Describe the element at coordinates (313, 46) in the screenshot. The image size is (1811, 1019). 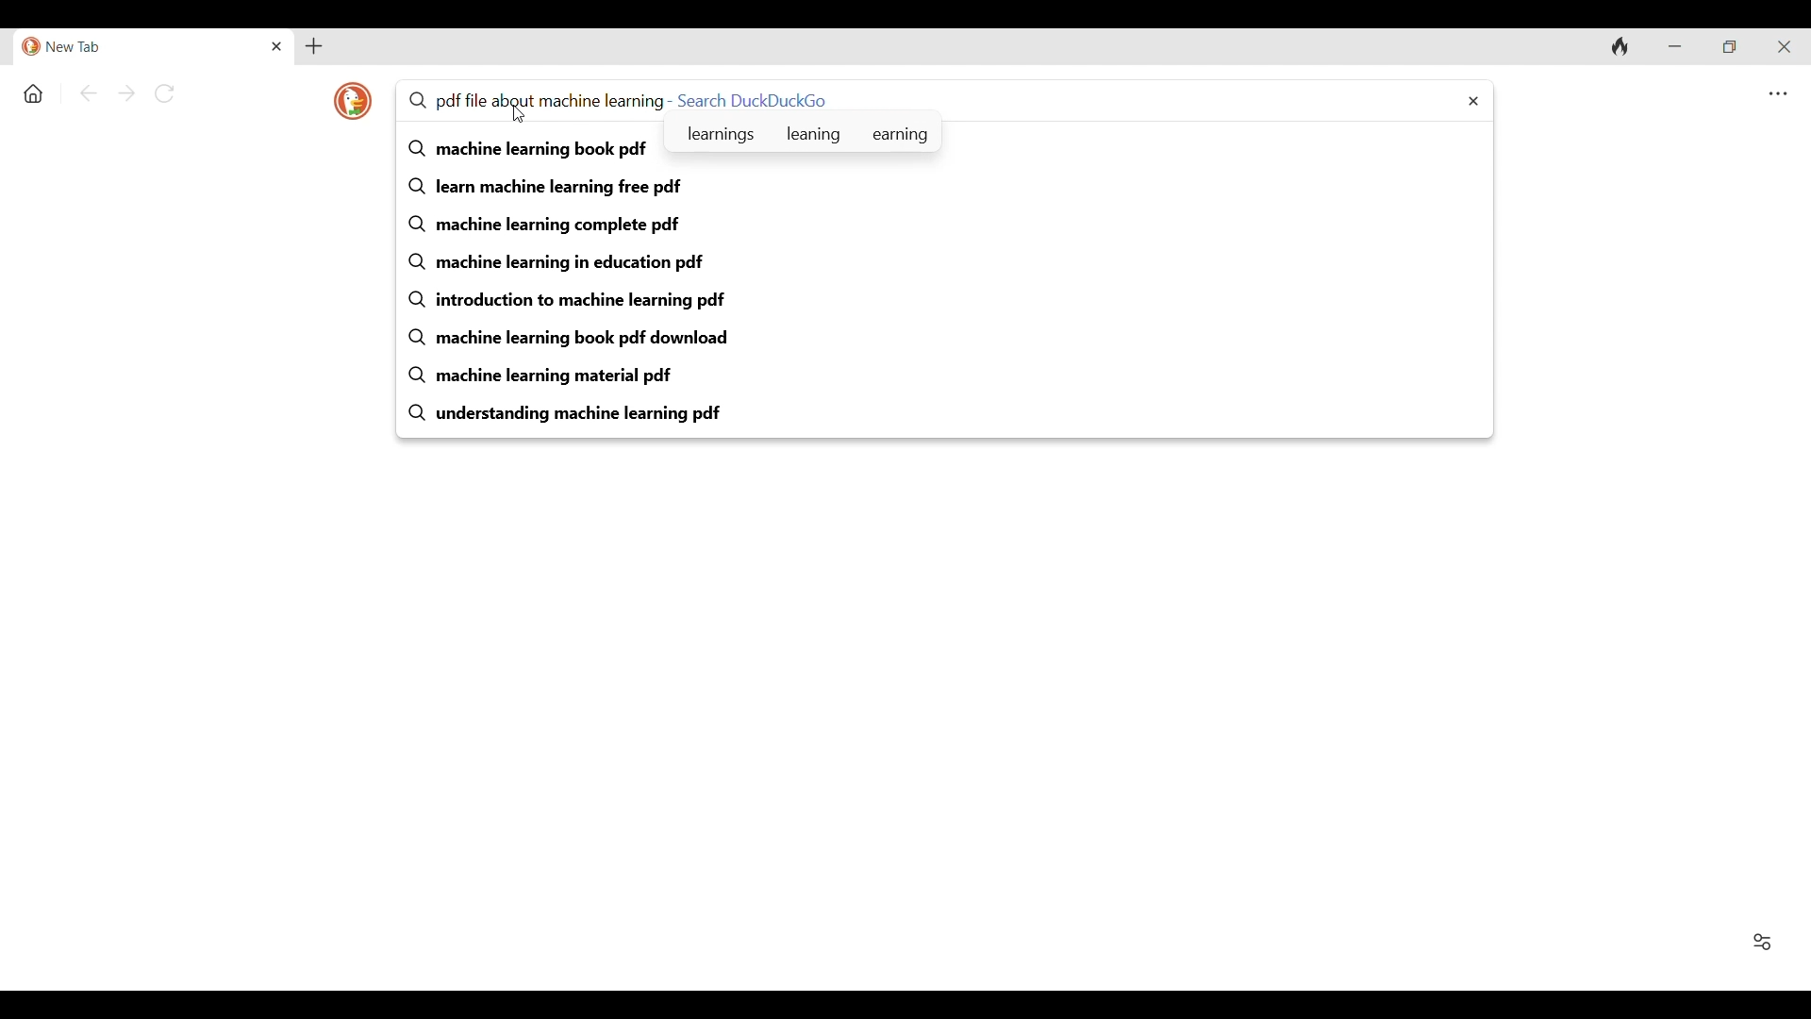
I see `Add new tab` at that location.